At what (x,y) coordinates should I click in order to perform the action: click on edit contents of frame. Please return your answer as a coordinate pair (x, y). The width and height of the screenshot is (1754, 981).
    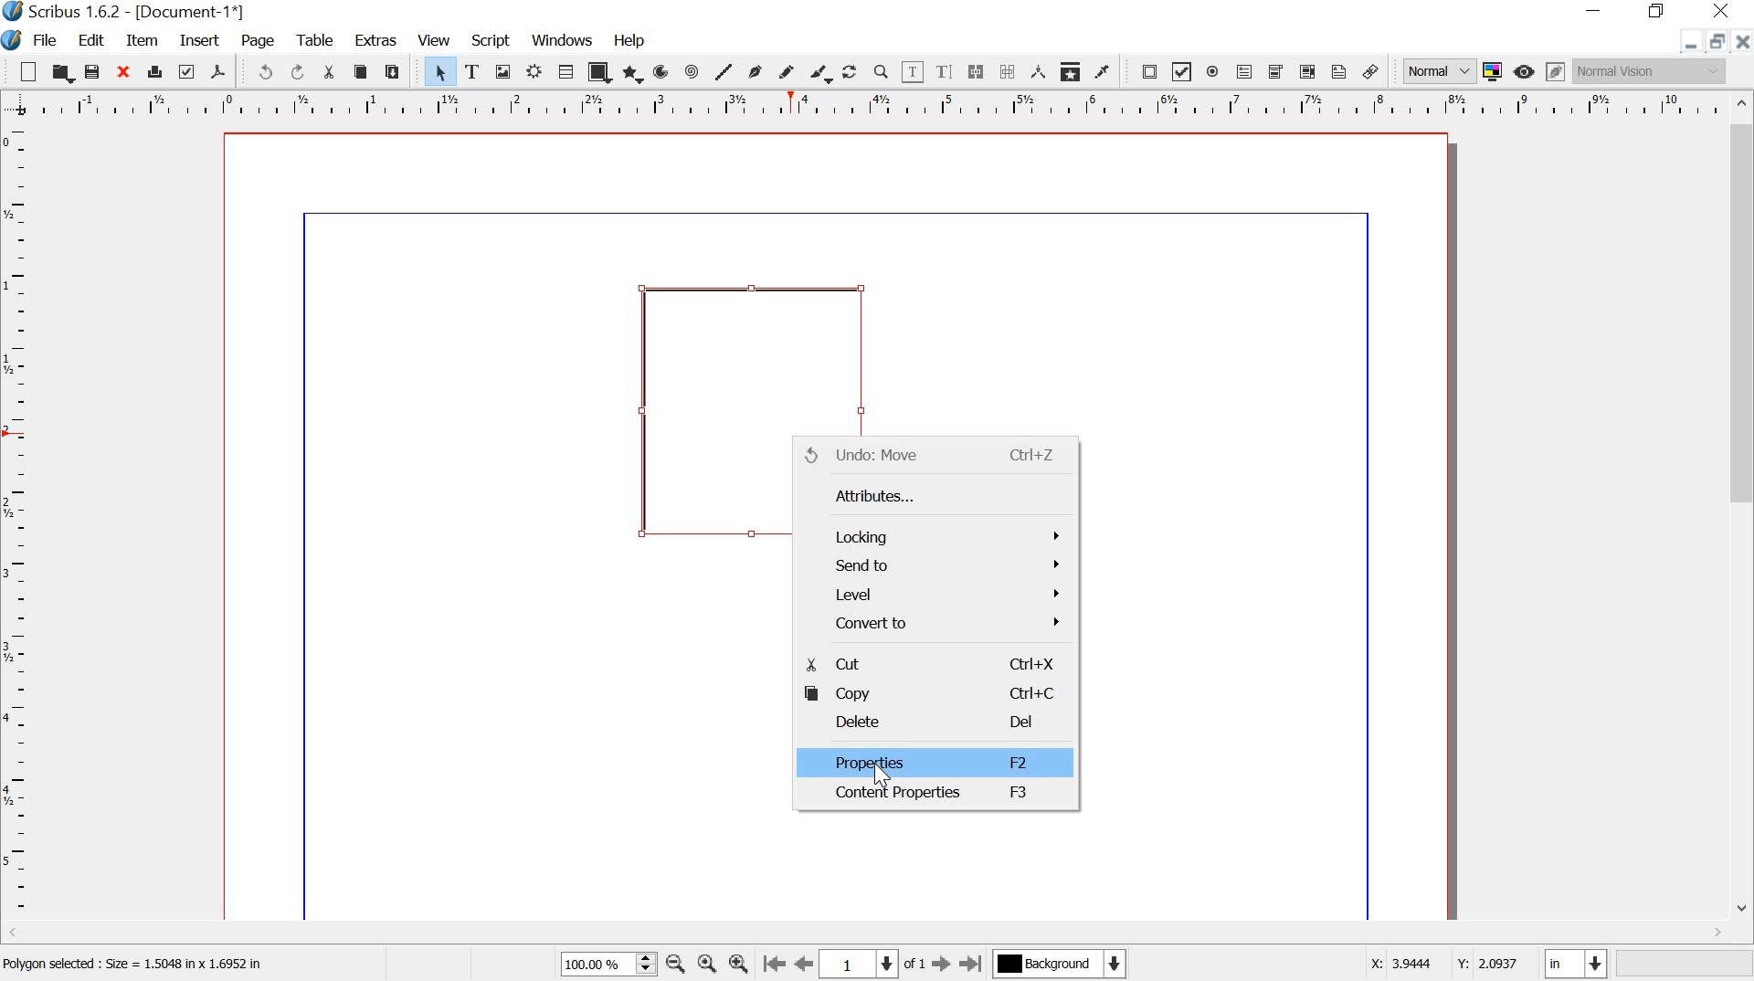
    Looking at the image, I should click on (912, 72).